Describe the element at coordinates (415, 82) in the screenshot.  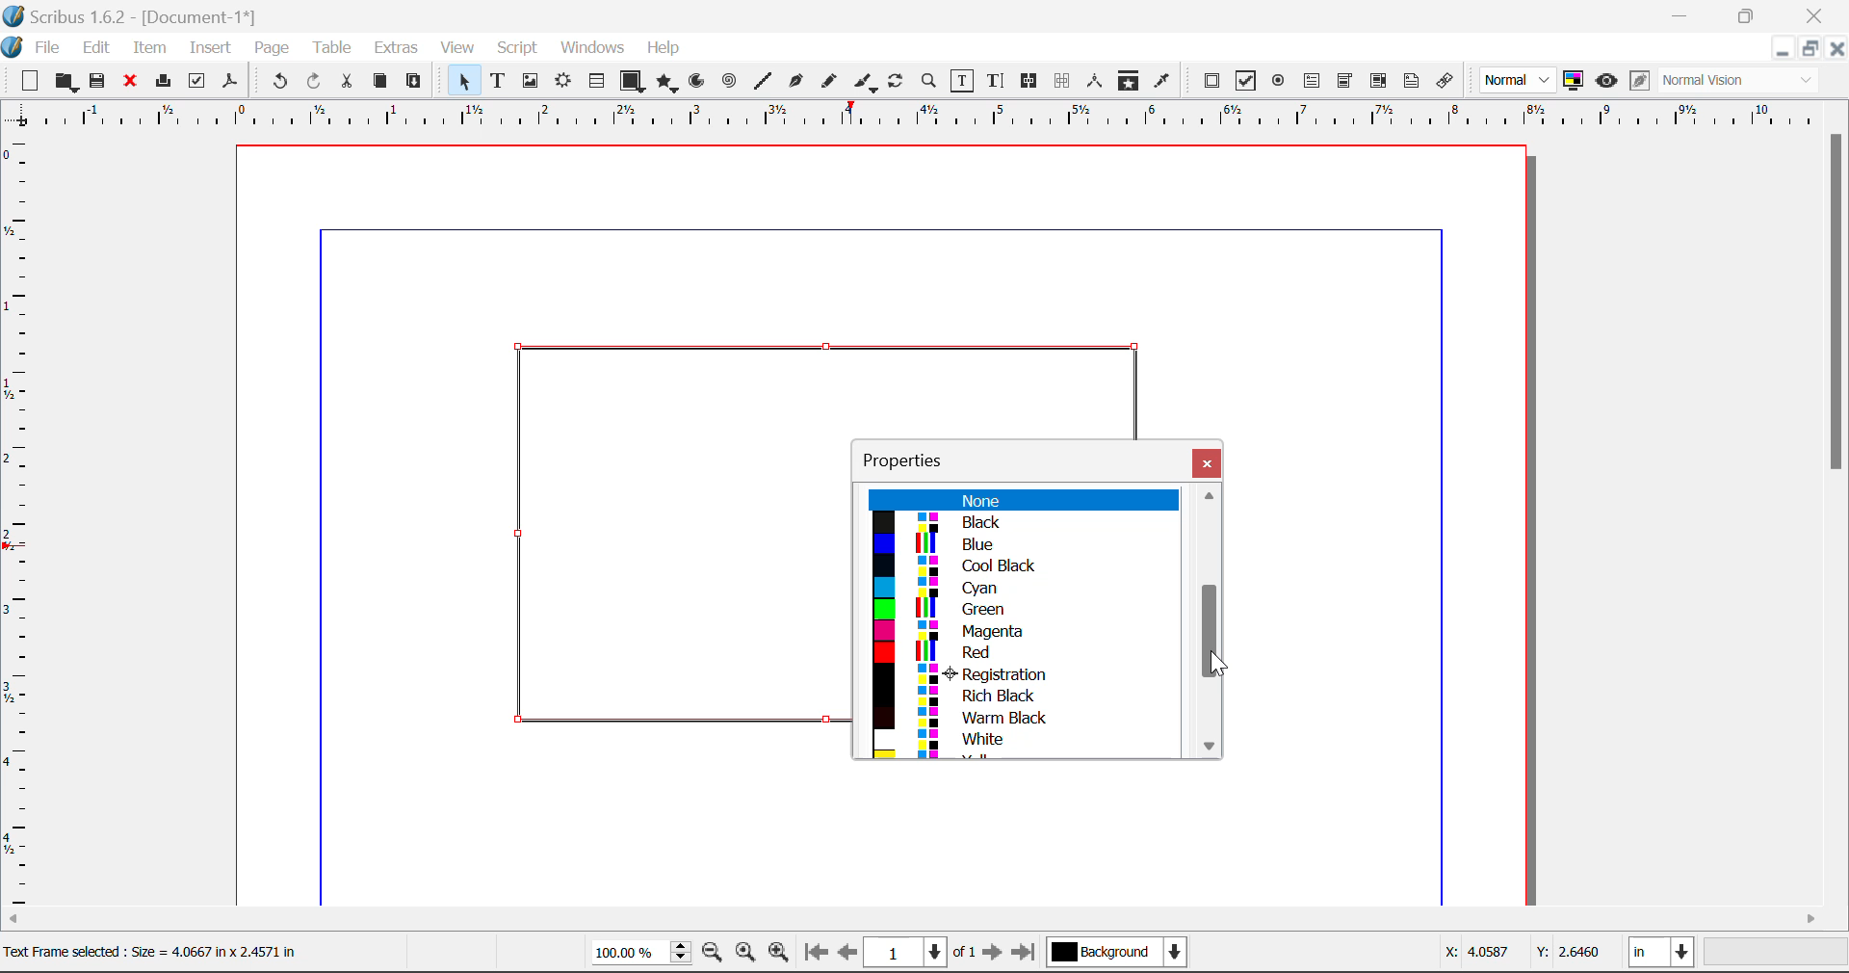
I see `Paste` at that location.